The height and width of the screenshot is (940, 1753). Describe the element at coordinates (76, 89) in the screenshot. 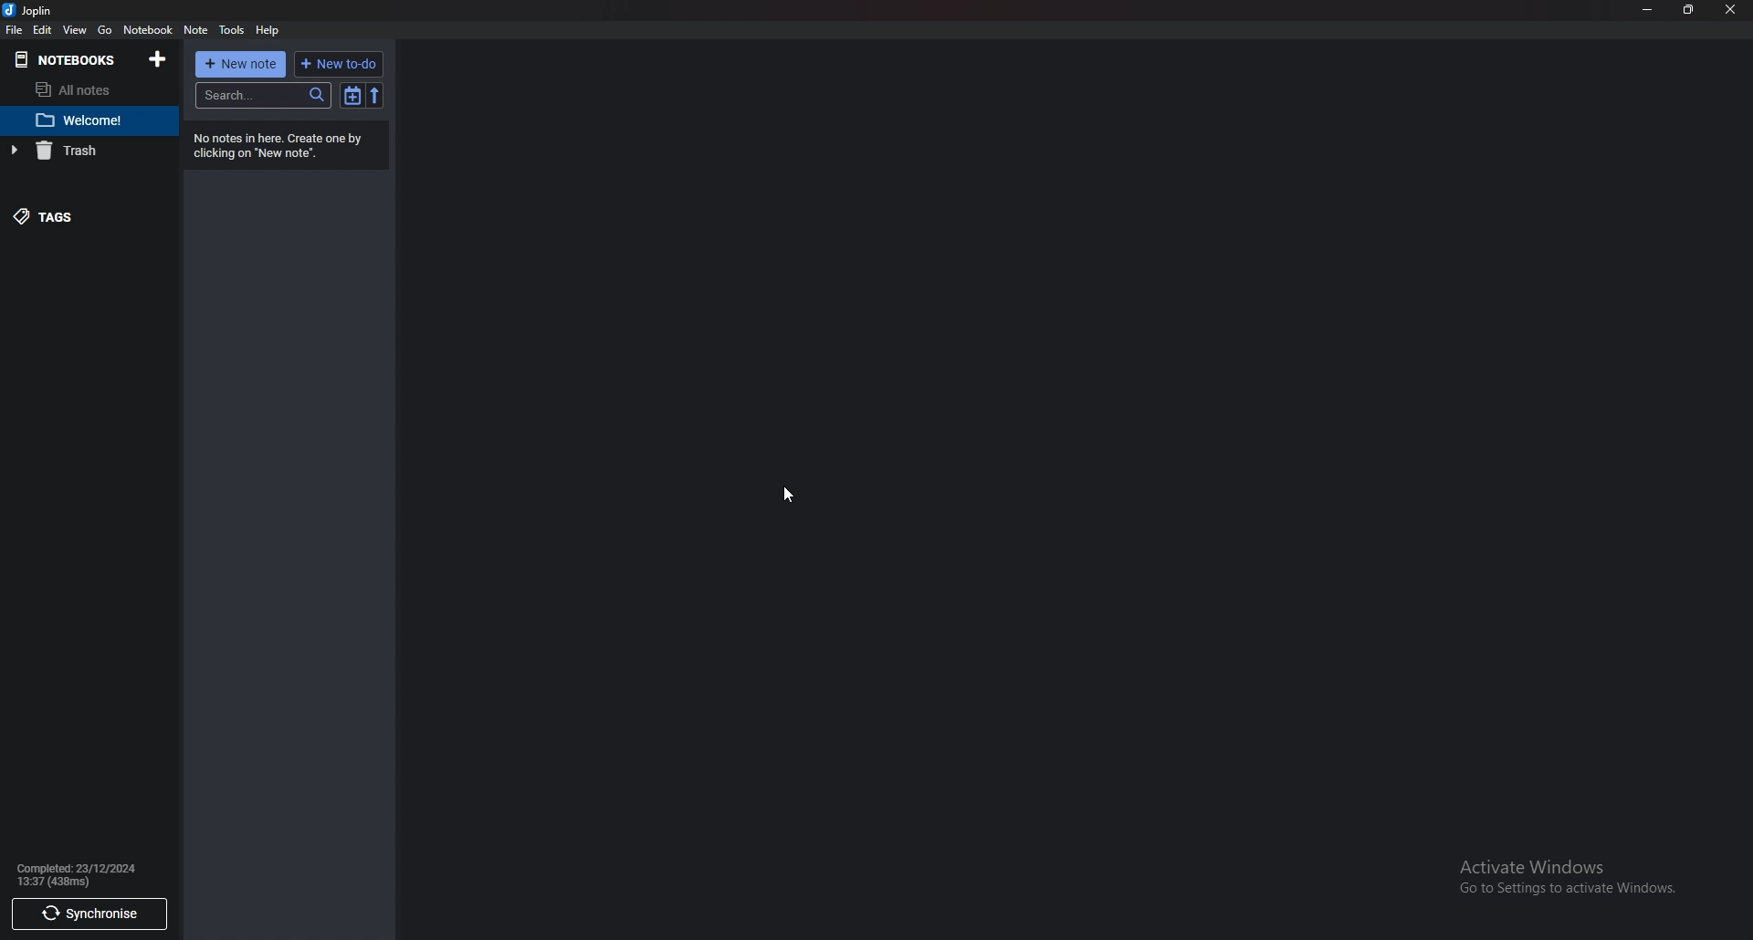

I see `All notes` at that location.